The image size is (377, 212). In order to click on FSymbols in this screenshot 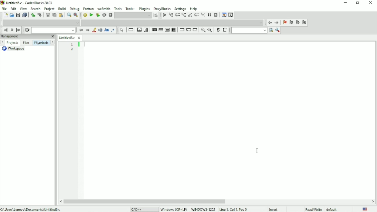, I will do `click(41, 43)`.